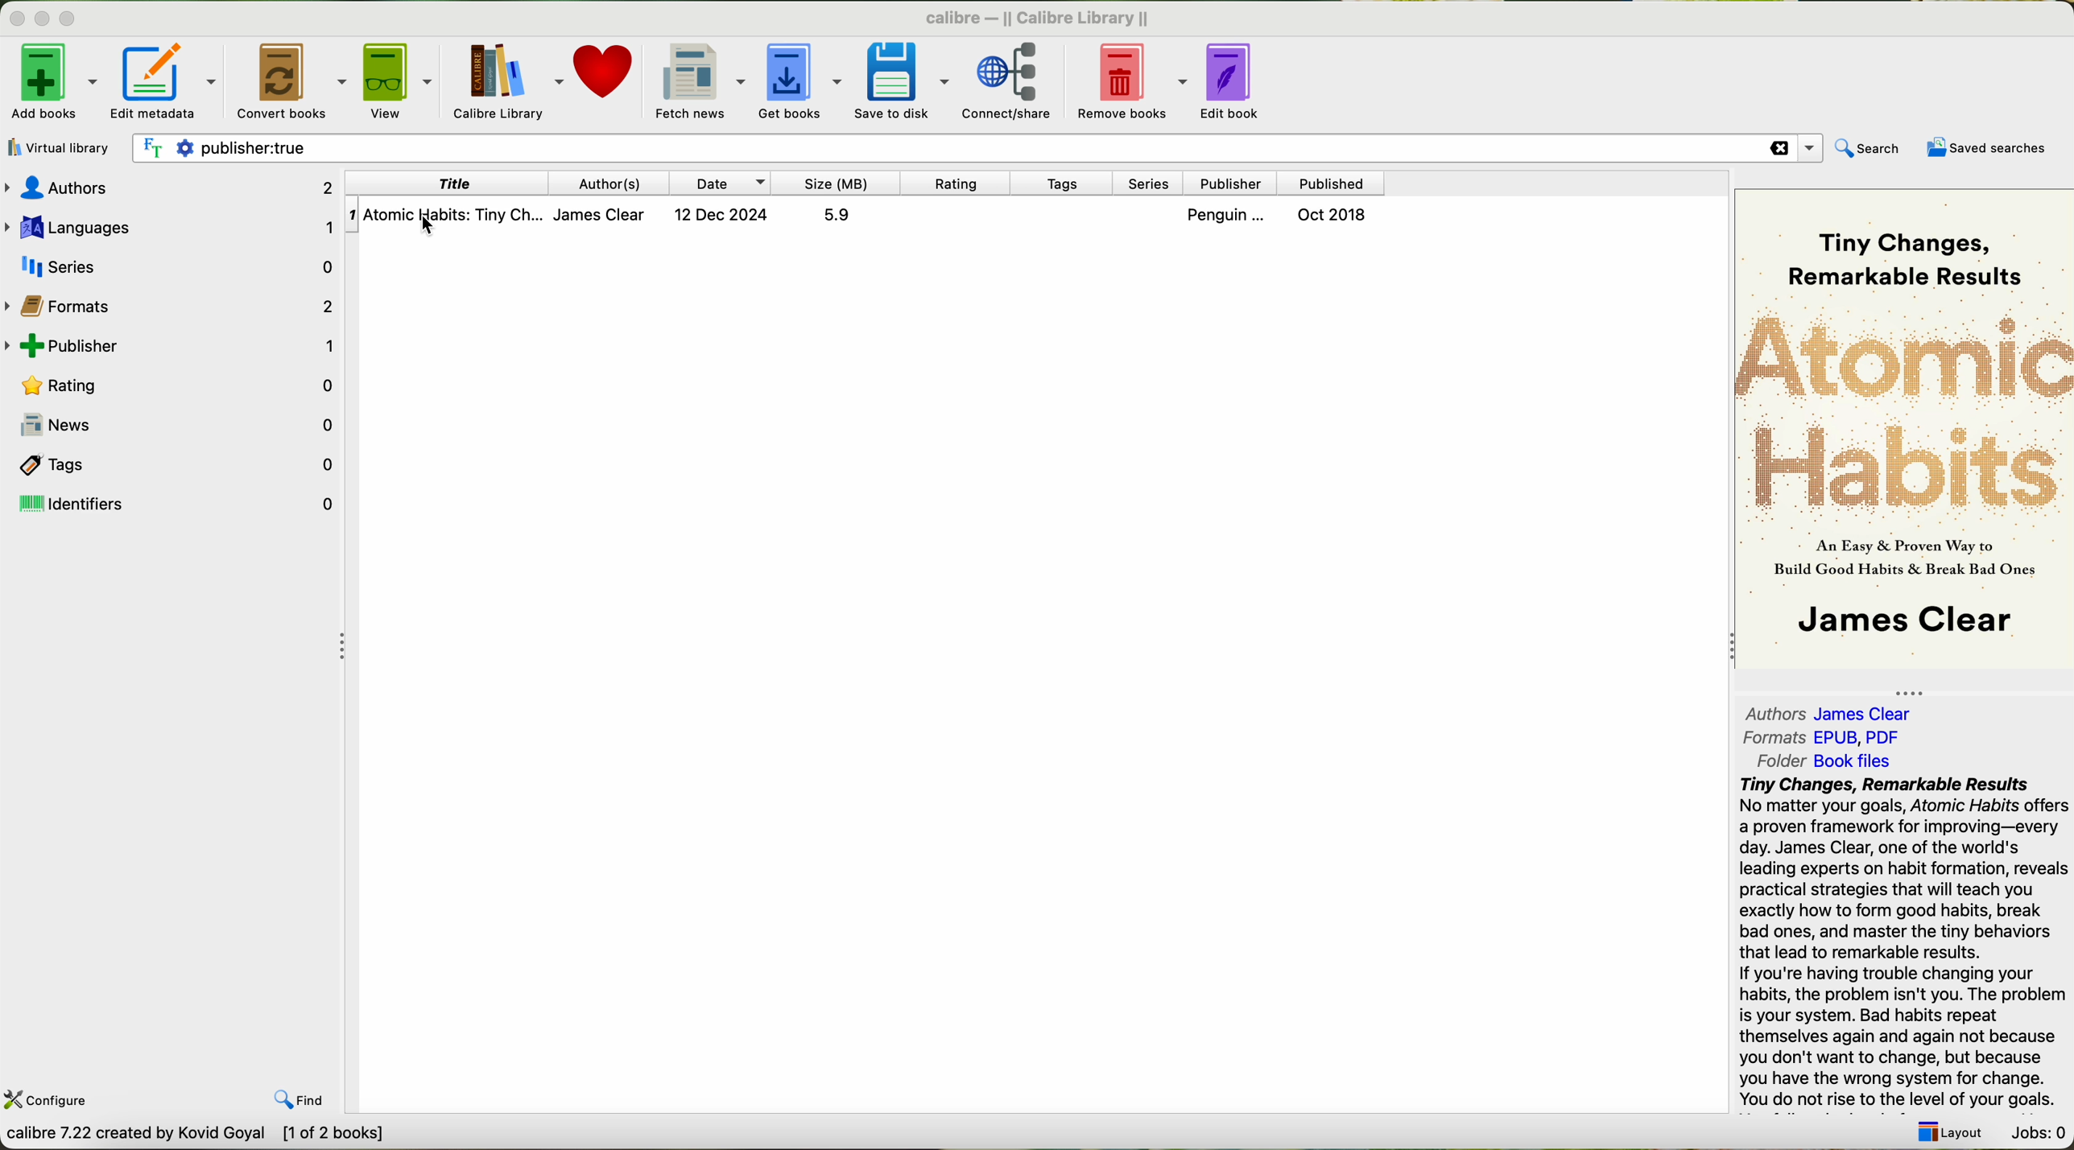 The height and width of the screenshot is (1150, 2074). What do you see at coordinates (179, 503) in the screenshot?
I see `identifiers` at bounding box center [179, 503].